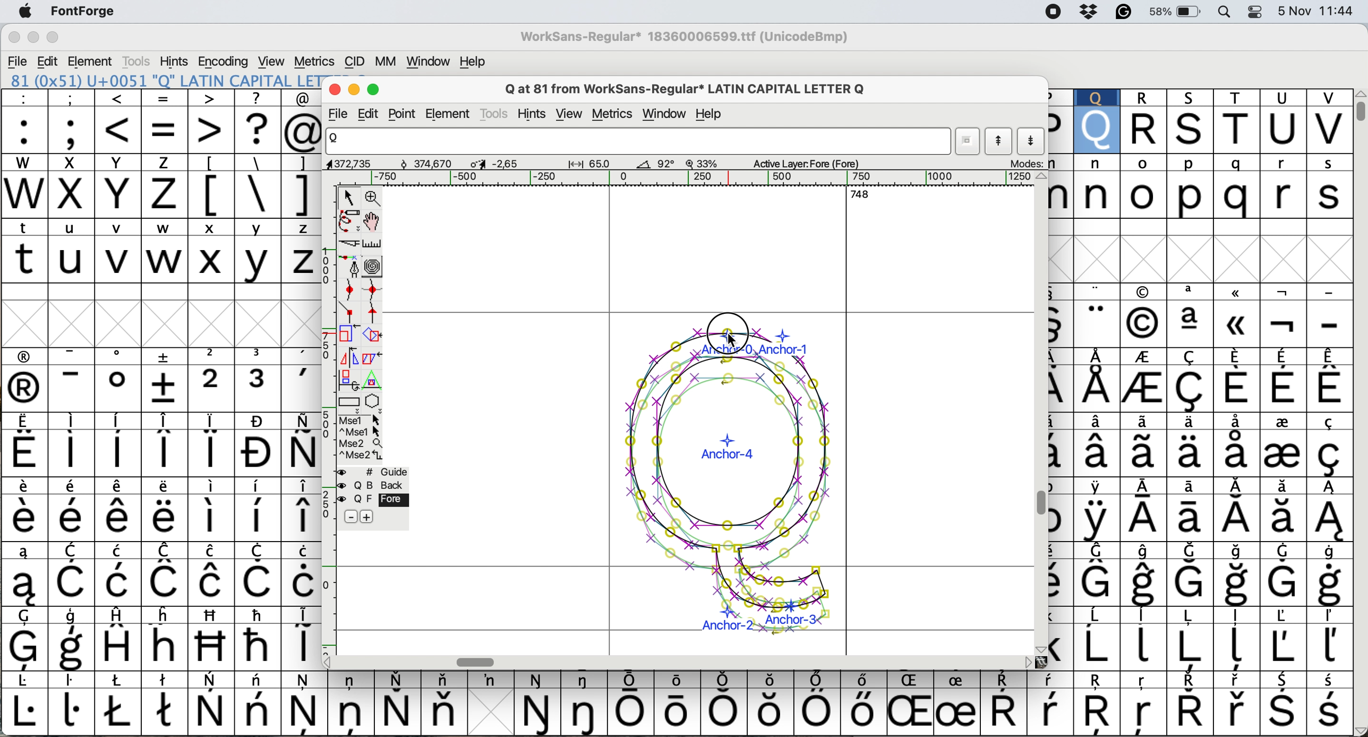  What do you see at coordinates (161, 133) in the screenshot?
I see `special characters` at bounding box center [161, 133].